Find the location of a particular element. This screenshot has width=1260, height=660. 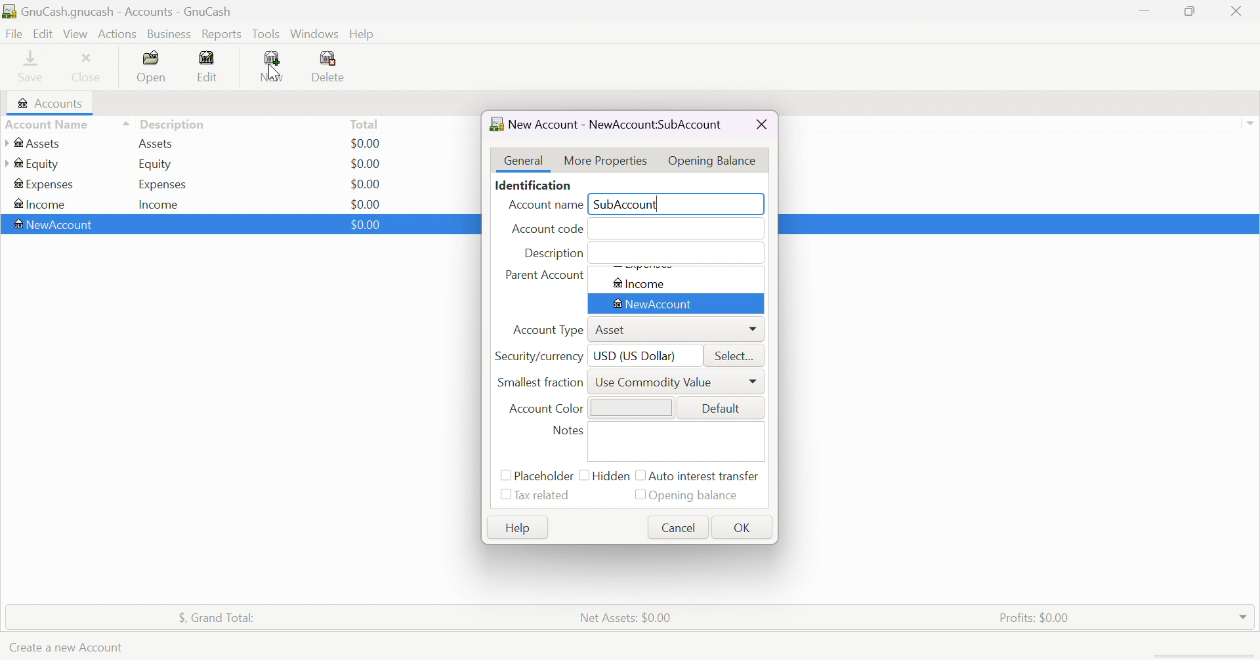

Default is located at coordinates (722, 410).